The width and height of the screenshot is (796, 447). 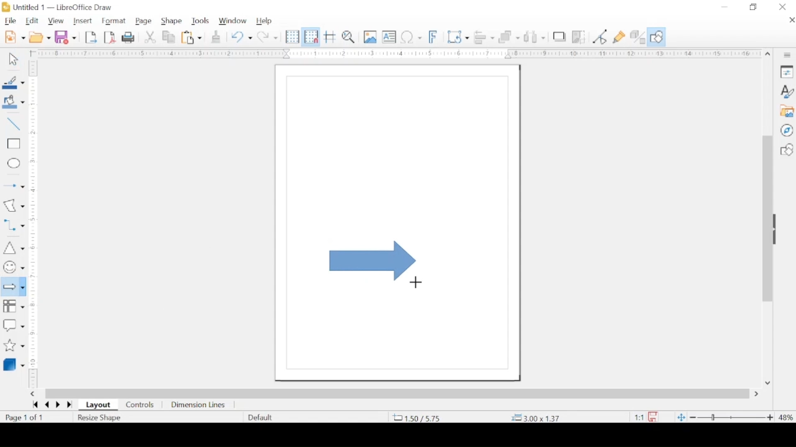 What do you see at coordinates (233, 21) in the screenshot?
I see `window` at bounding box center [233, 21].